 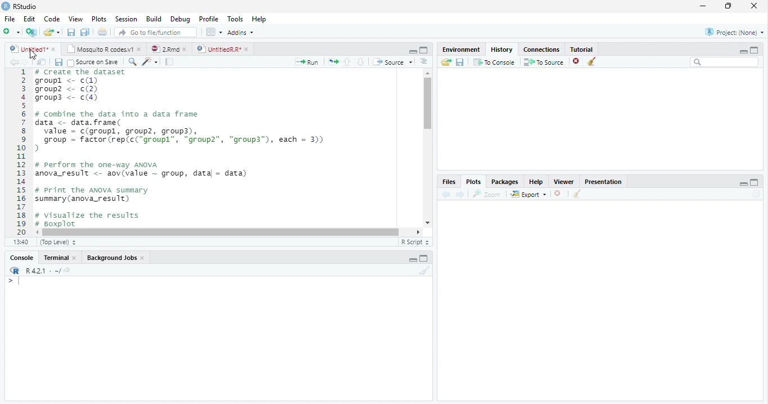 I want to click on Minimize, so click(x=413, y=261).